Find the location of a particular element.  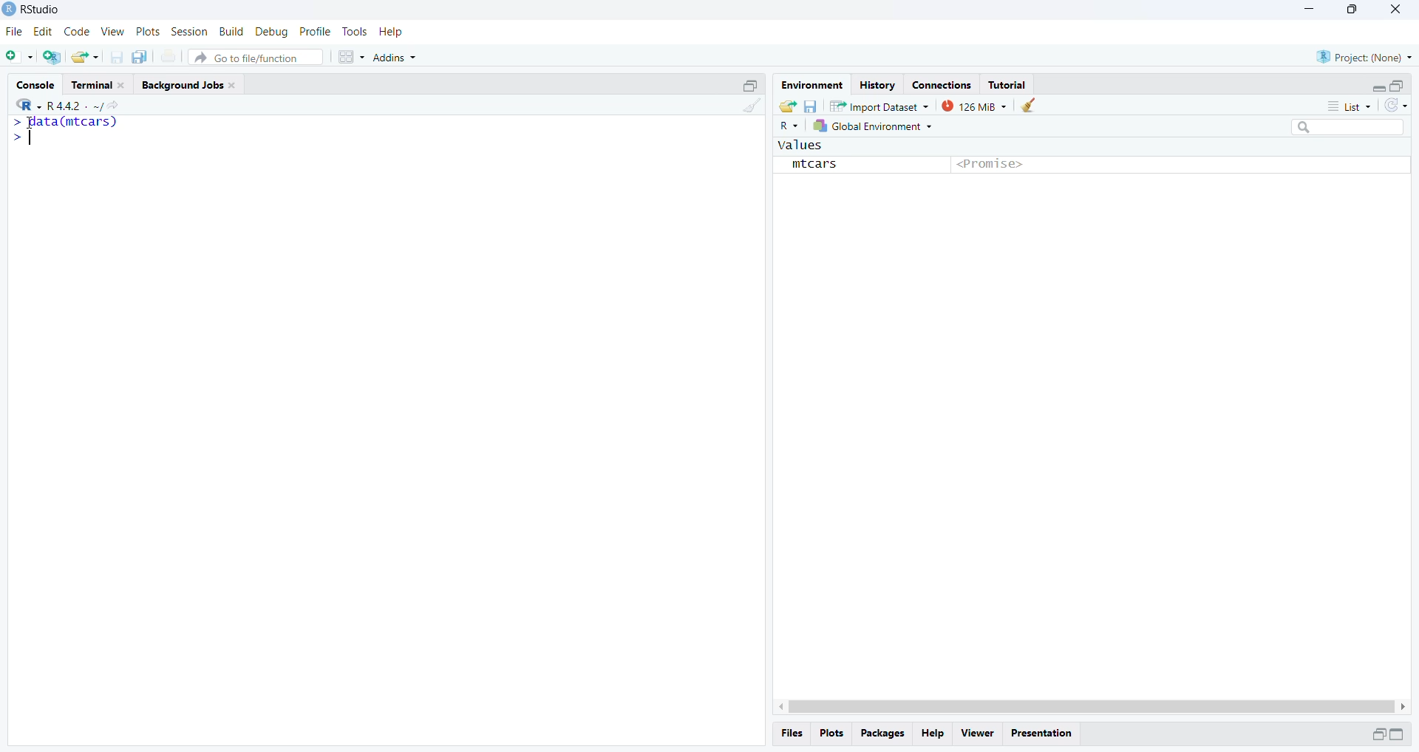

Viewer is located at coordinates (977, 734).